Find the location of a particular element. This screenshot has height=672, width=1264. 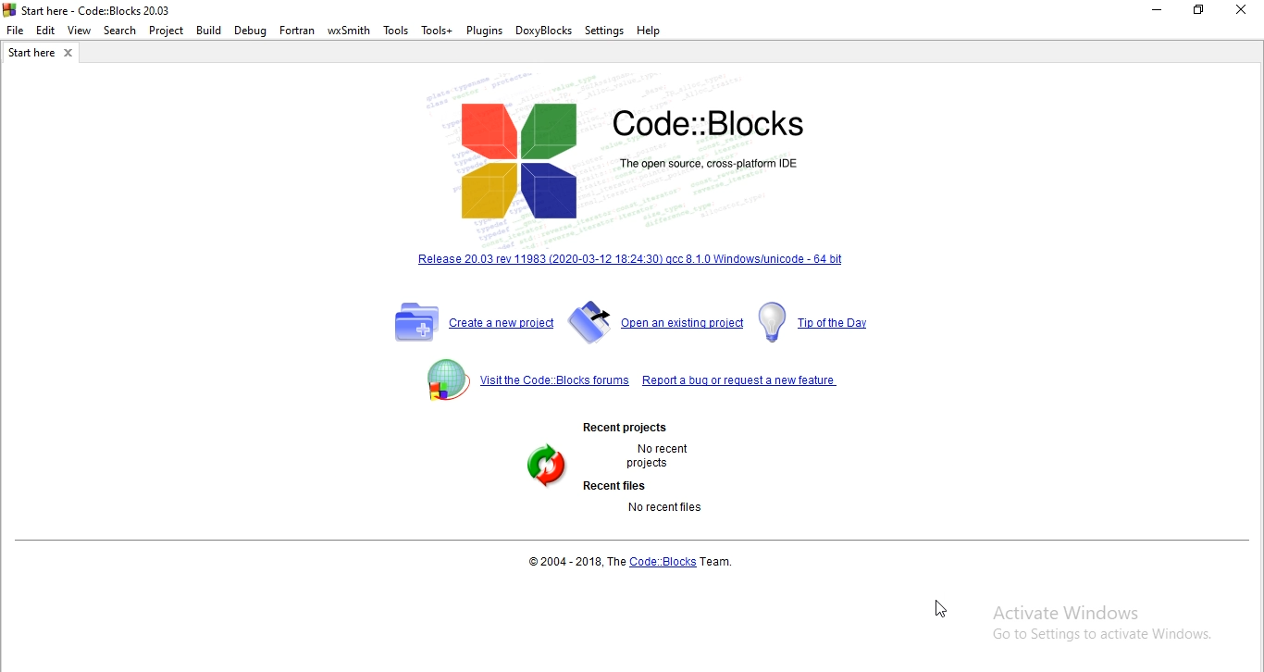

The open source cross-platform IDE is located at coordinates (705, 161).